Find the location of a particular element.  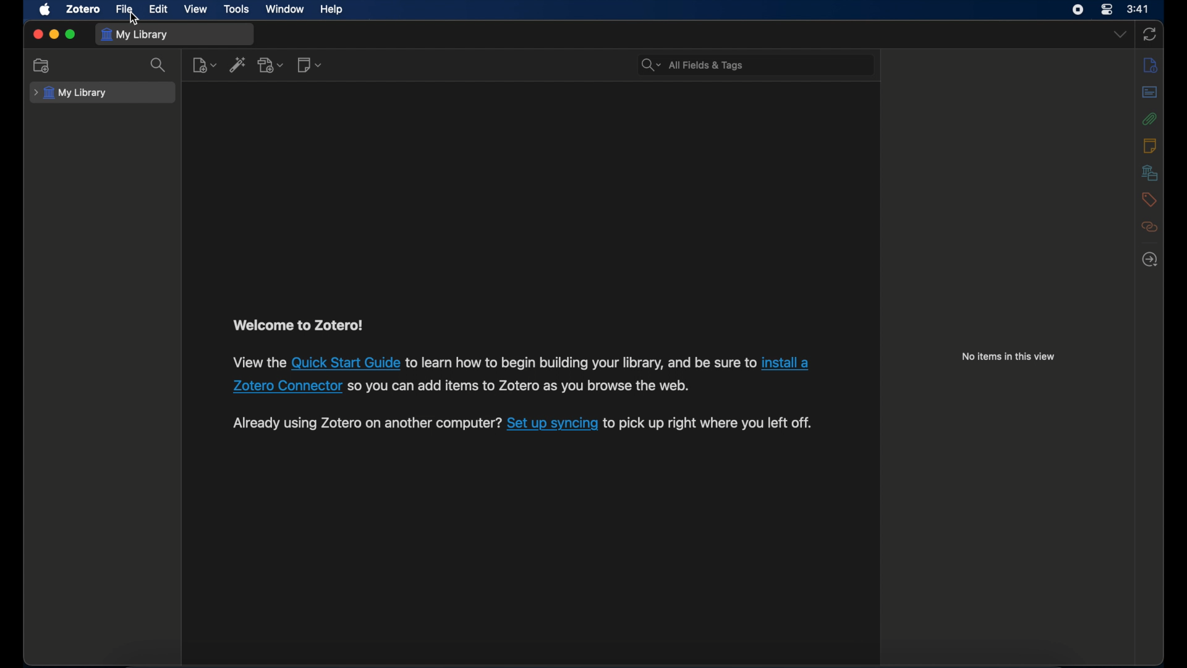

minimize is located at coordinates (55, 35).